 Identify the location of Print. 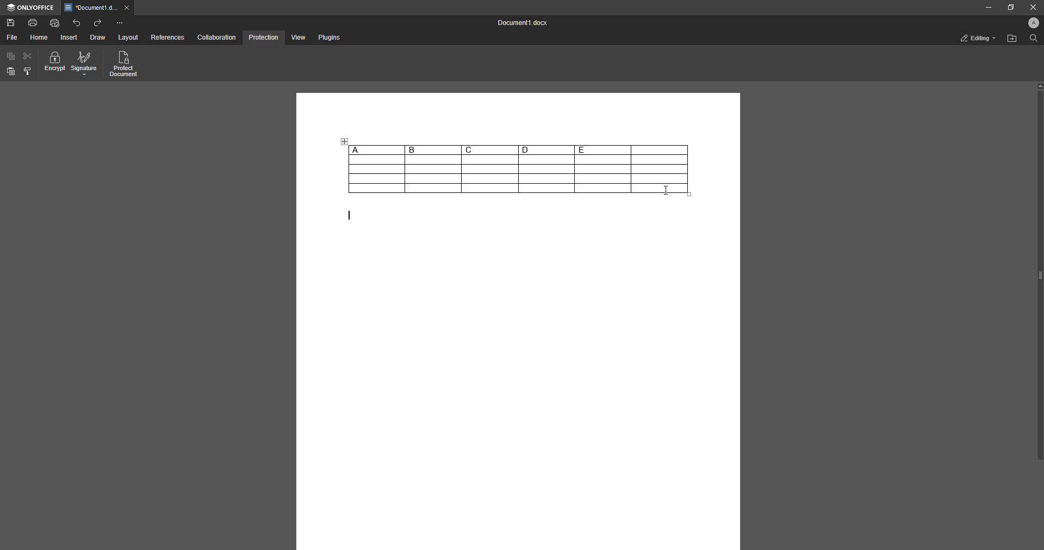
(33, 22).